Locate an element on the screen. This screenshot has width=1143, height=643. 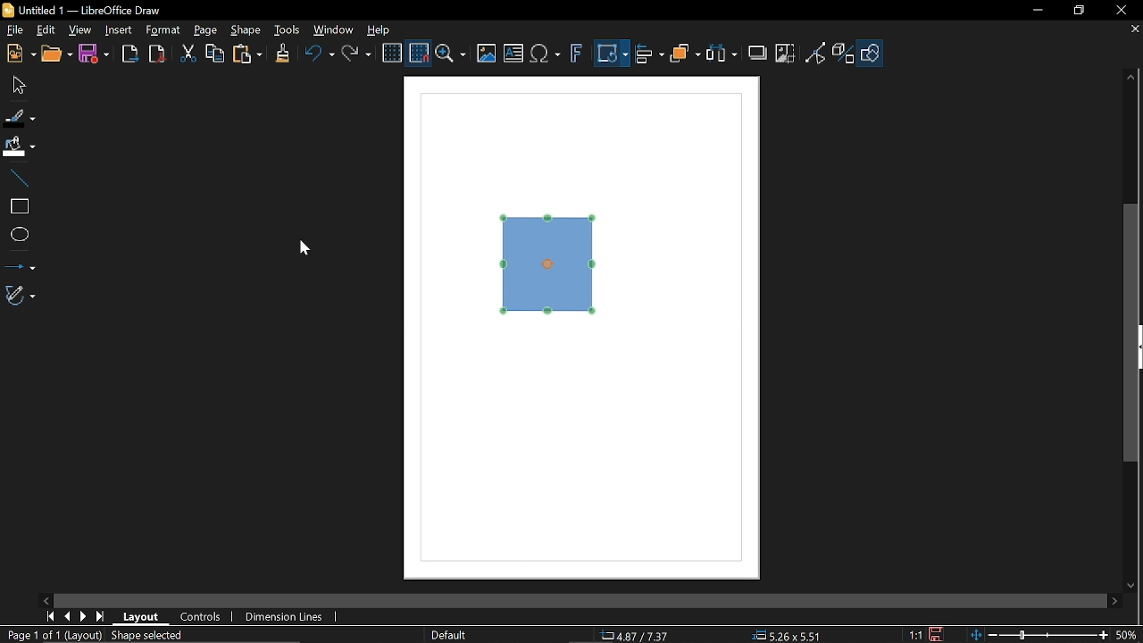
Vertical scrollbar is located at coordinates (1134, 335).